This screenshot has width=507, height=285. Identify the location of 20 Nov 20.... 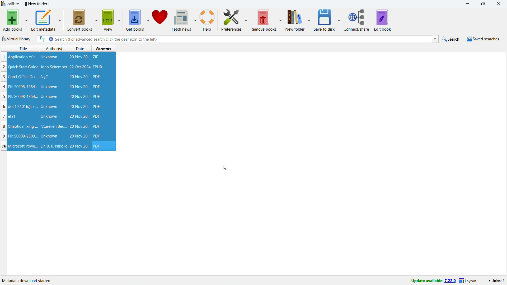
(79, 107).